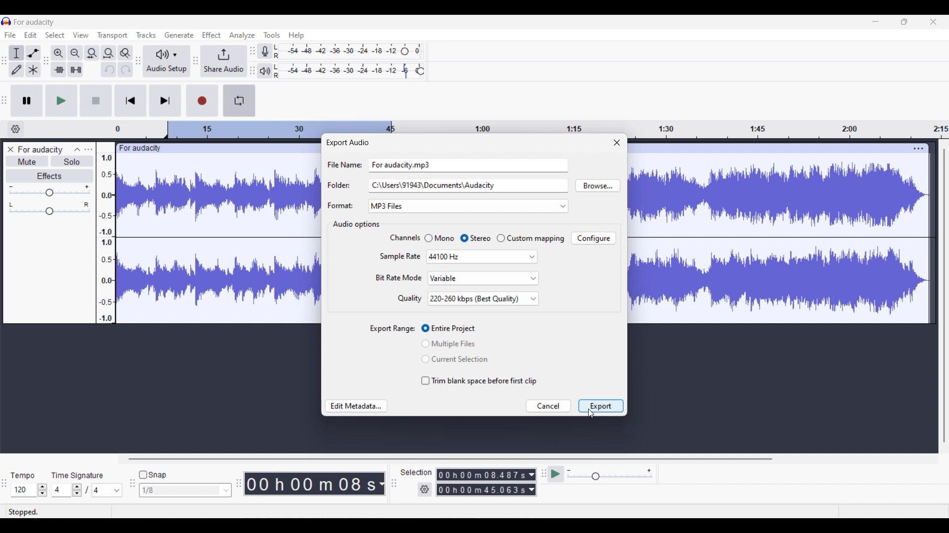 The width and height of the screenshot is (949, 533). Describe the element at coordinates (88, 149) in the screenshot. I see `Open menu` at that location.